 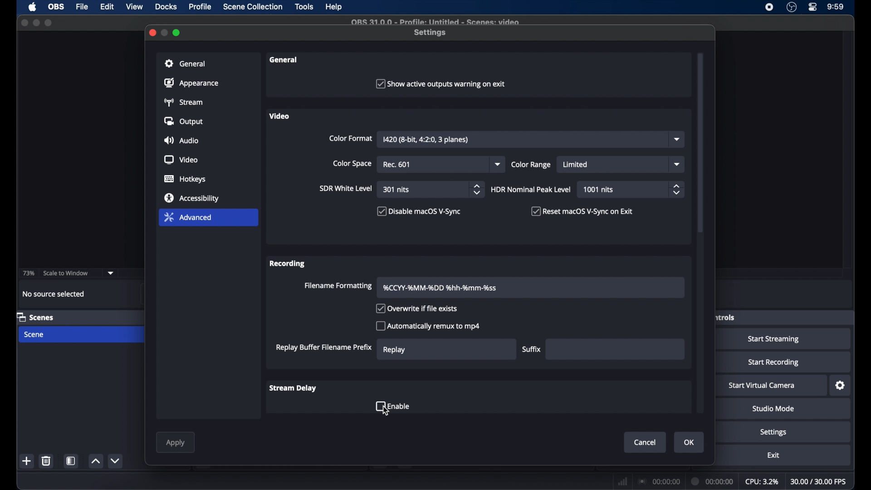 What do you see at coordinates (176, 443) in the screenshot?
I see `apply` at bounding box center [176, 443].